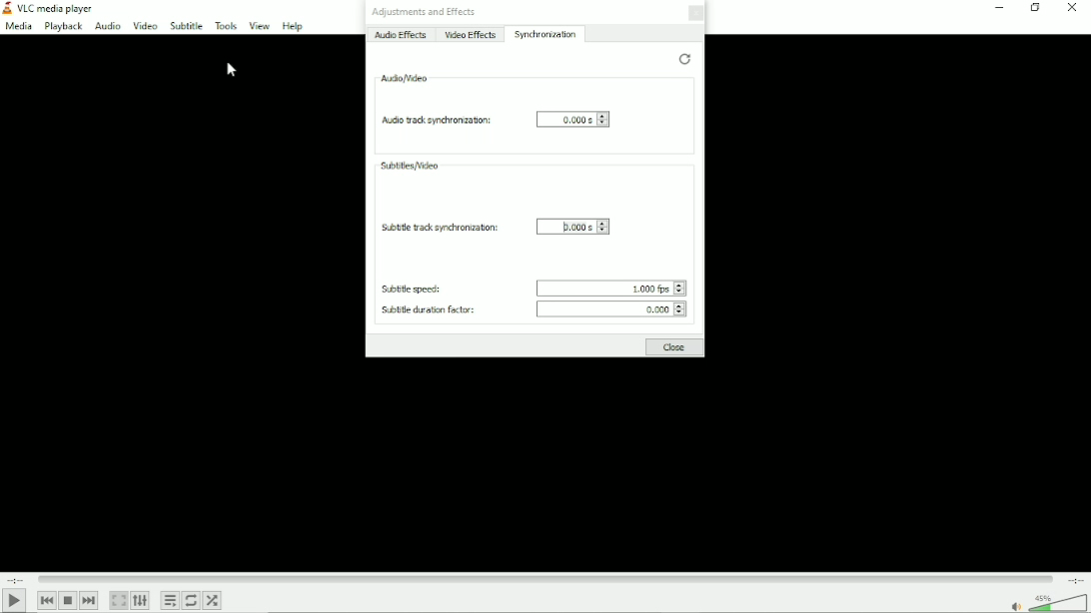 The image size is (1091, 613). Describe the element at coordinates (230, 69) in the screenshot. I see `Cursor` at that location.